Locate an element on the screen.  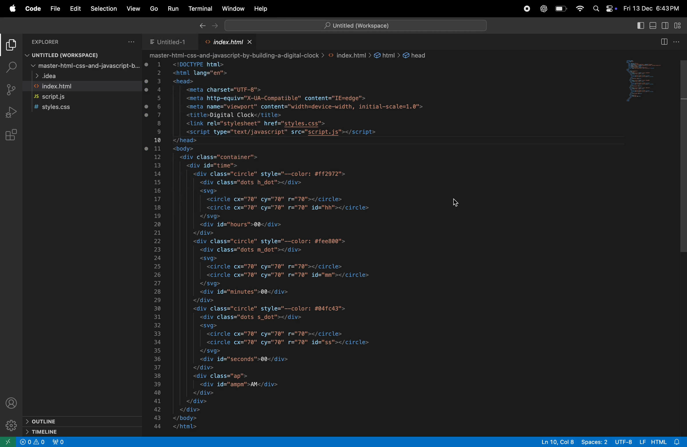
apple widgets is located at coordinates (604, 9).